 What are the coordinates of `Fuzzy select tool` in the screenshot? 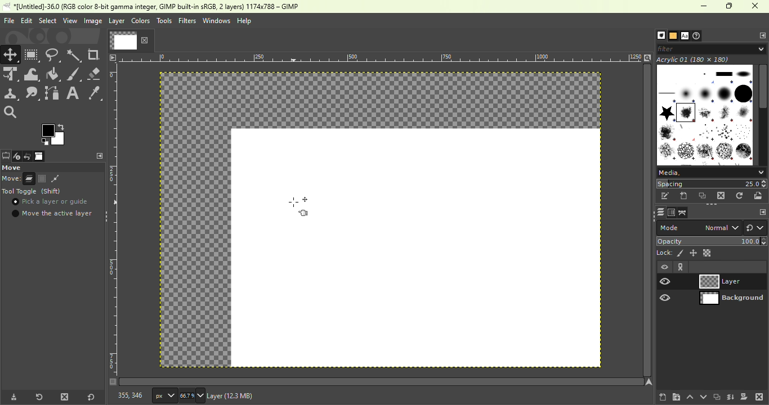 It's located at (75, 55).